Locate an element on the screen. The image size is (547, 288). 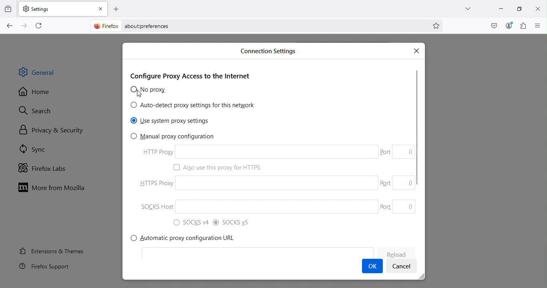
close is located at coordinates (536, 8).